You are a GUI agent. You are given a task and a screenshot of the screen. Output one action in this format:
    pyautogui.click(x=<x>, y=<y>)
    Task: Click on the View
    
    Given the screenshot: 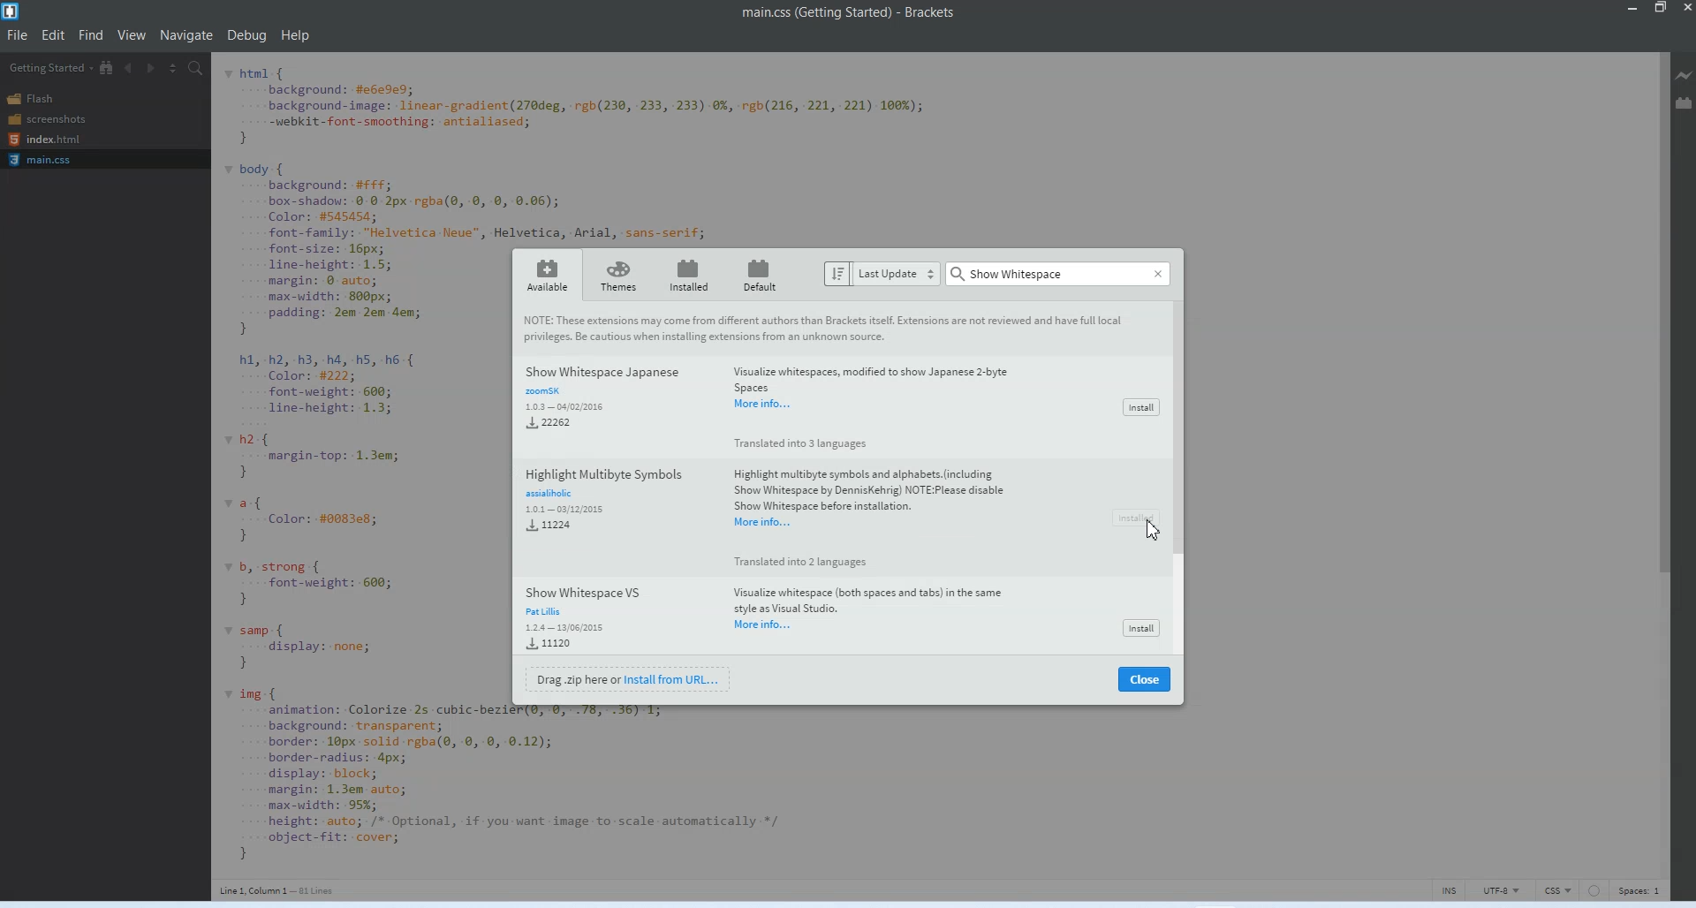 What is the action you would take?
    pyautogui.click(x=133, y=34)
    